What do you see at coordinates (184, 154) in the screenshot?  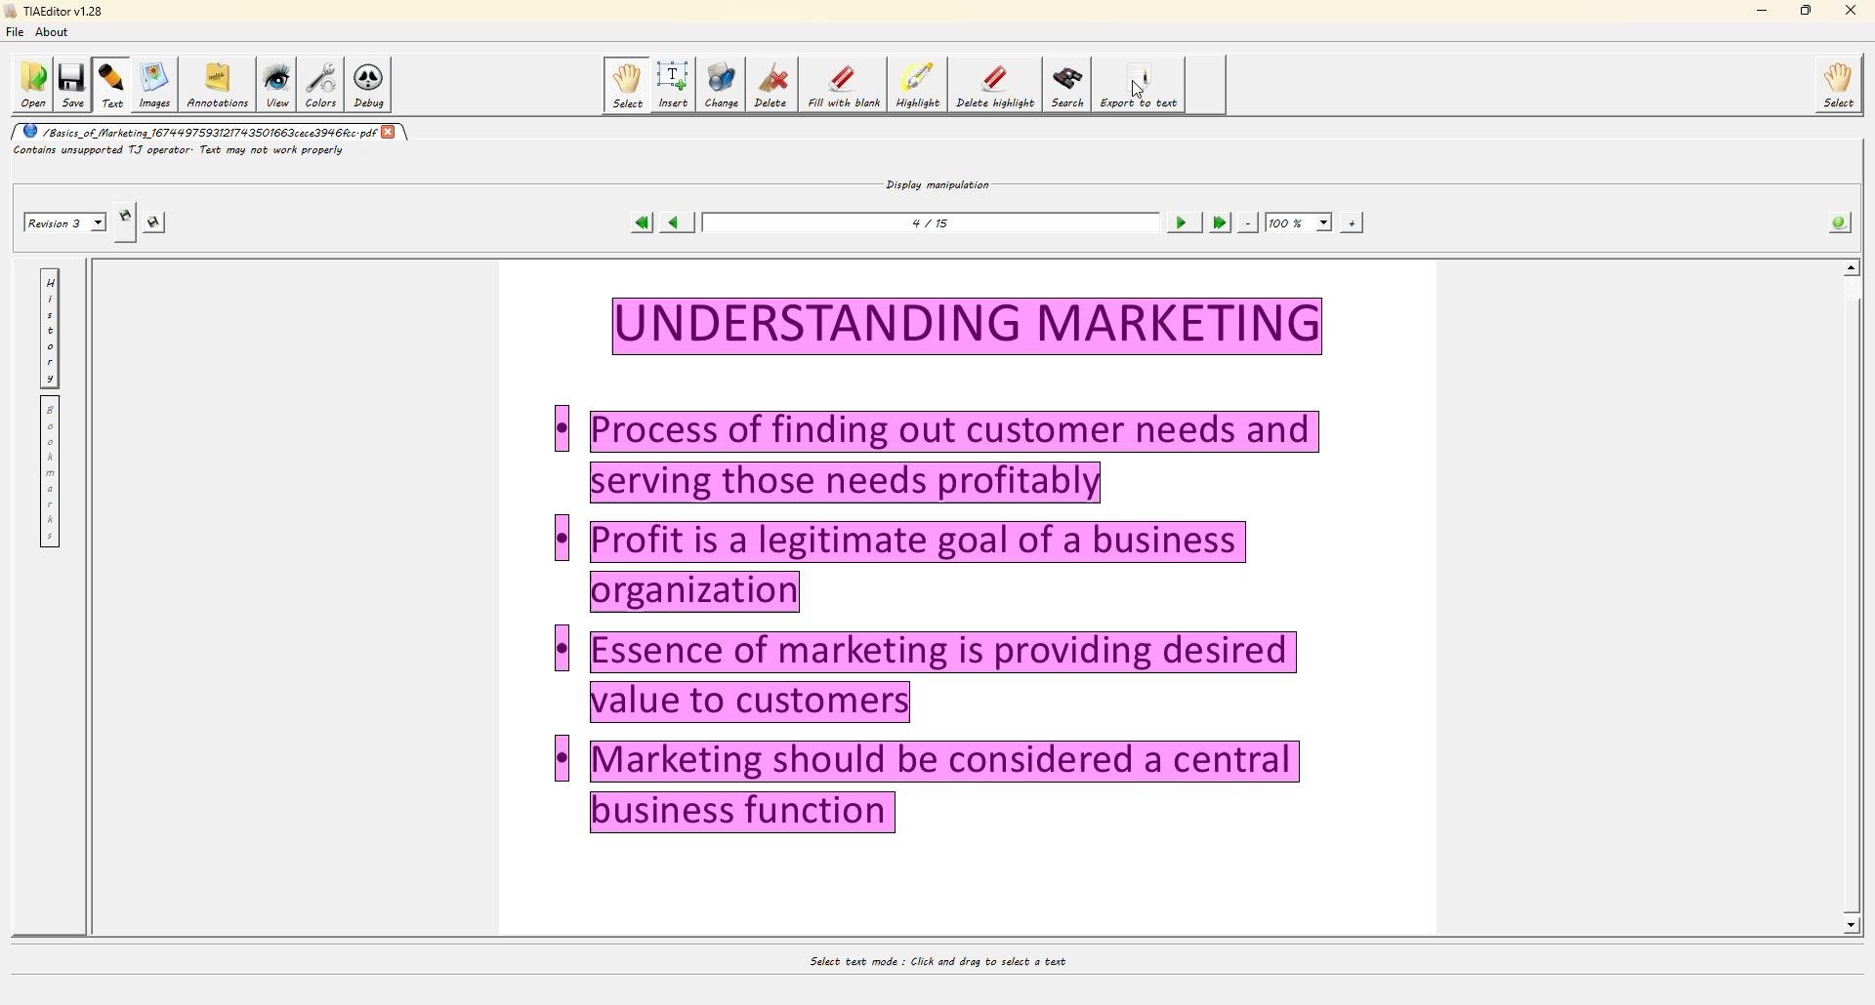 I see `error message` at bounding box center [184, 154].